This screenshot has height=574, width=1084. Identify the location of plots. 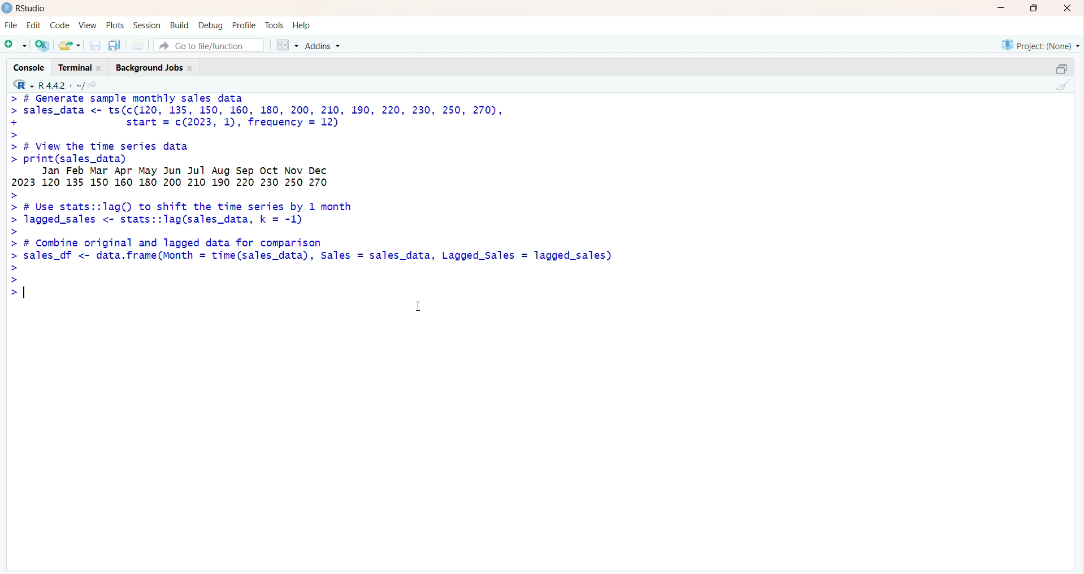
(116, 25).